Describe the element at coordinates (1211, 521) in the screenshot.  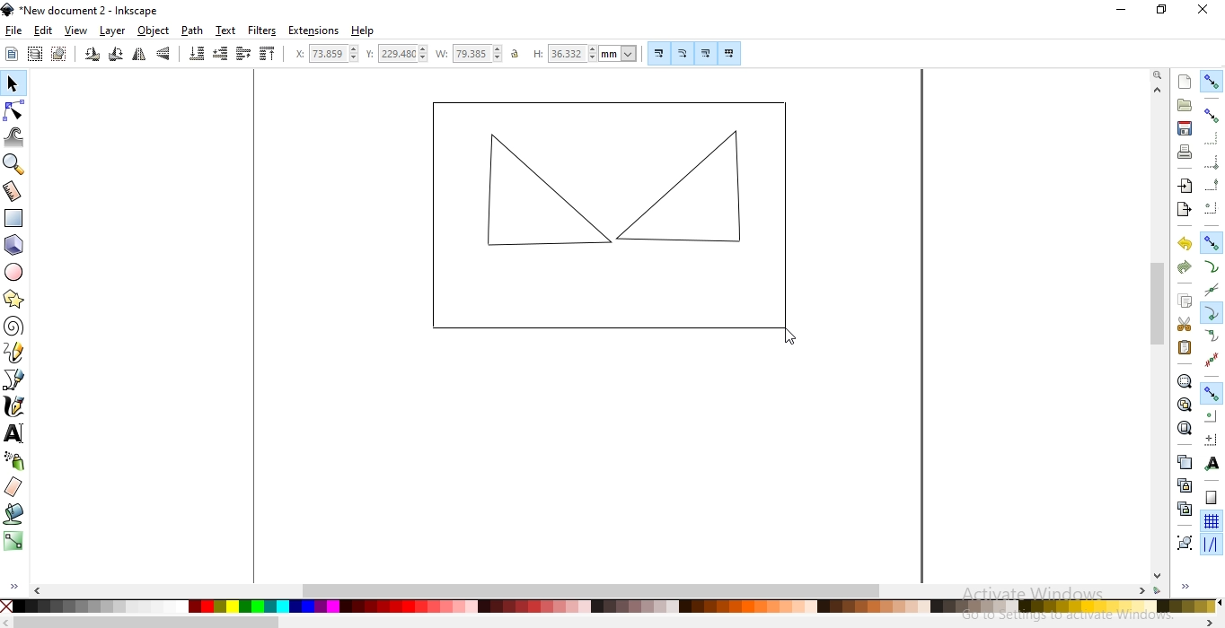
I see `snap to grids` at that location.